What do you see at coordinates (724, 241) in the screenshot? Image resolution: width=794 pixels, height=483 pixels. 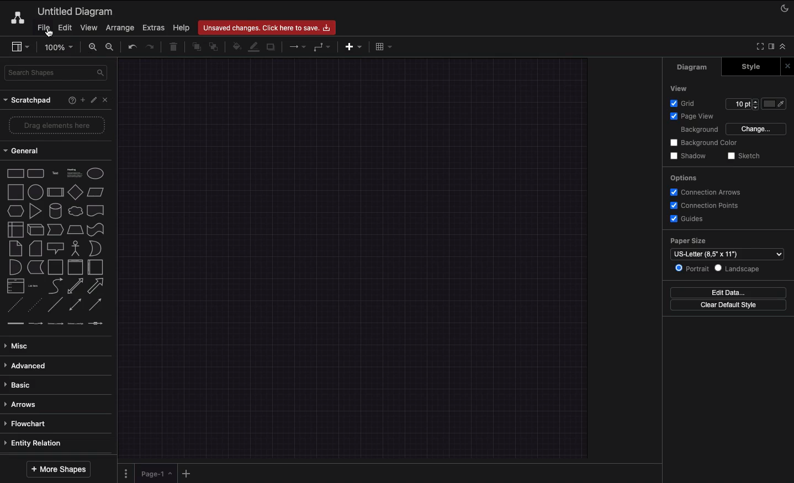 I see `Paper size` at bounding box center [724, 241].